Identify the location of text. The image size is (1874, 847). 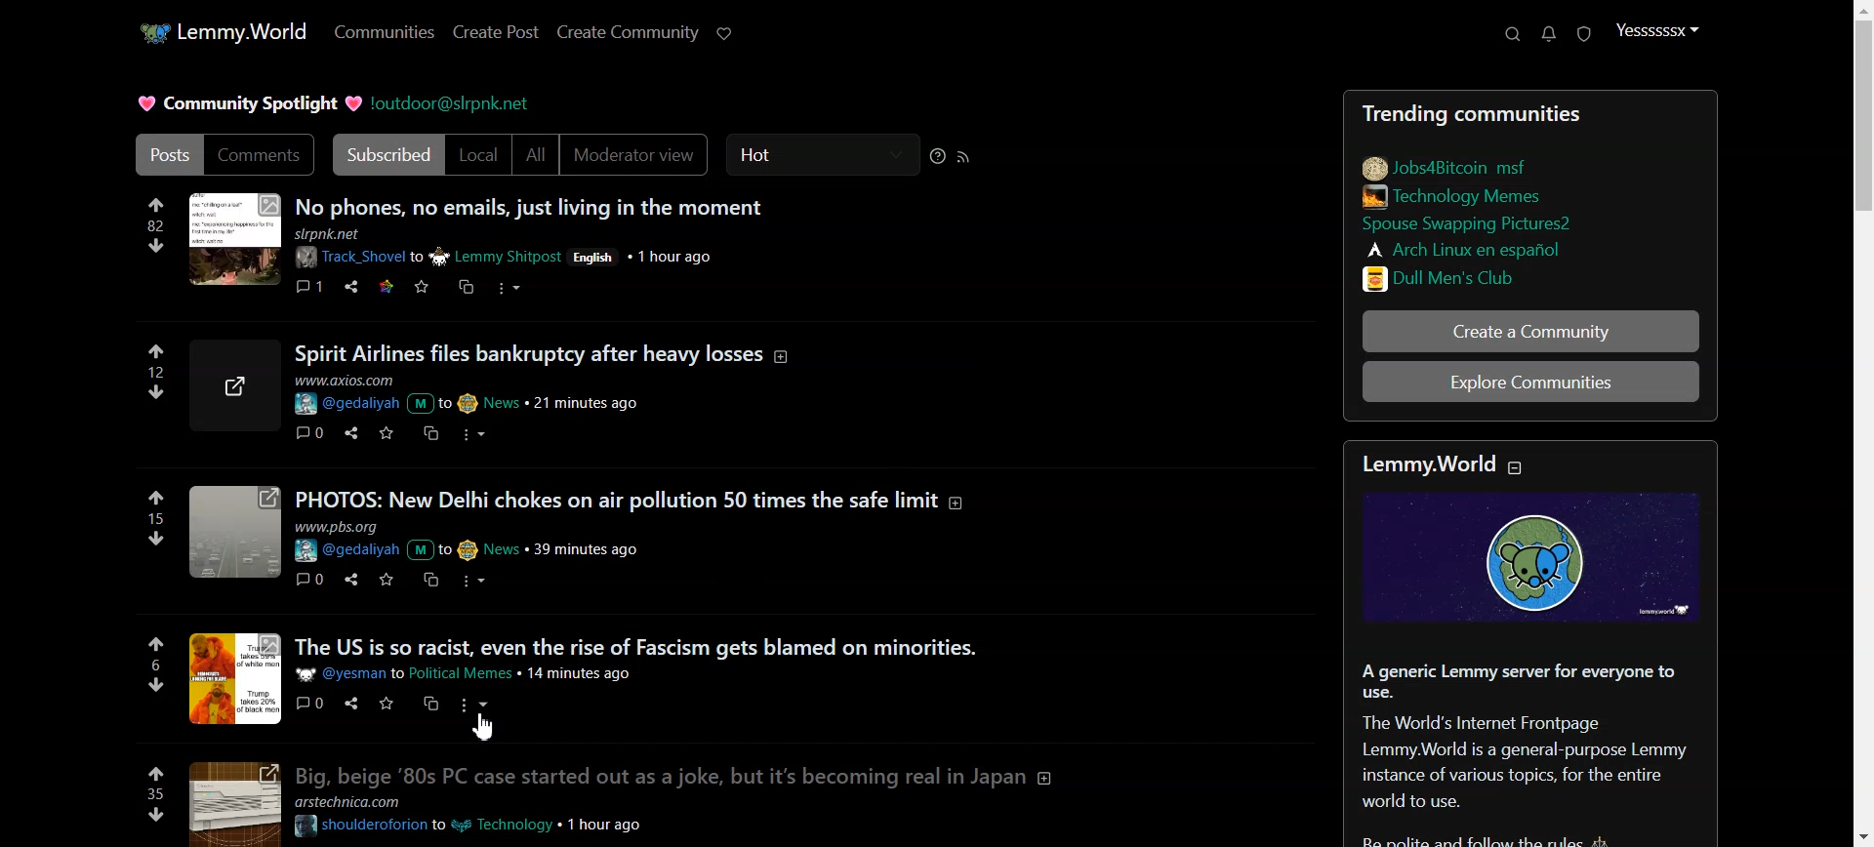
(1440, 464).